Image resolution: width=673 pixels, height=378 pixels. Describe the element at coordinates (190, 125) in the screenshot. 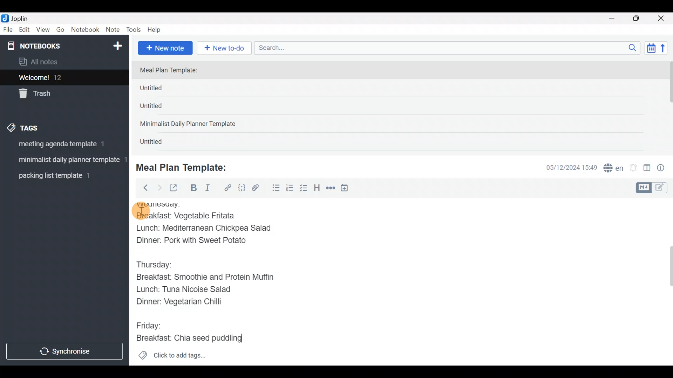

I see `Minimalist Daily Planner Template` at that location.